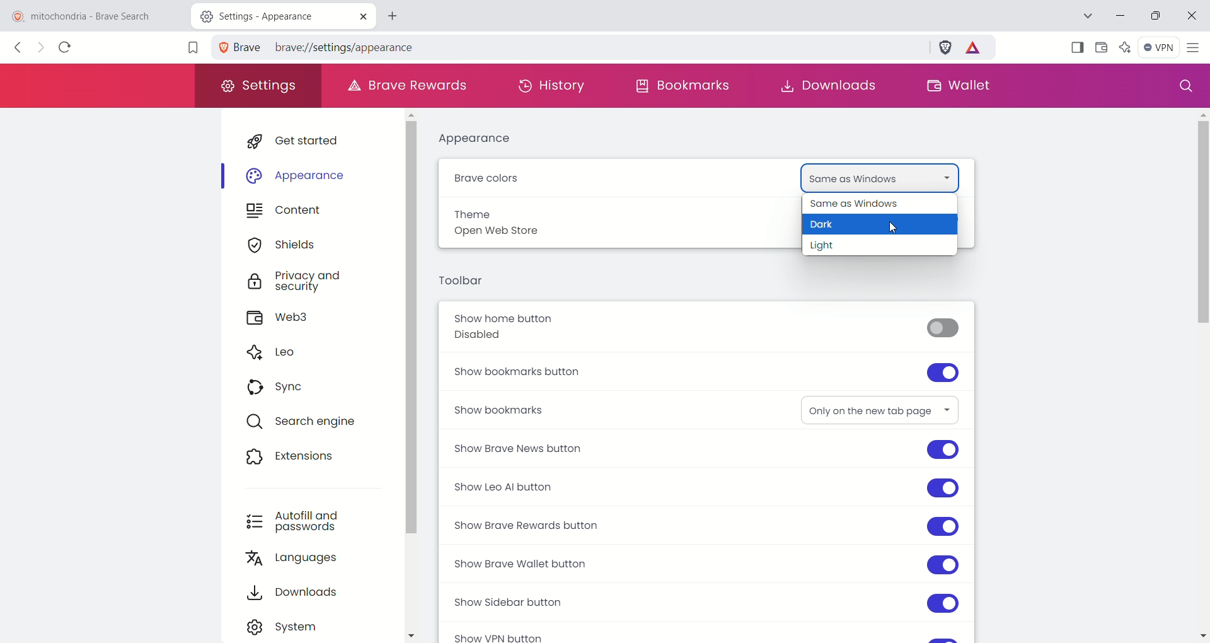 Image resolution: width=1210 pixels, height=643 pixels. What do you see at coordinates (239, 47) in the screenshot?
I see `Brave` at bounding box center [239, 47].